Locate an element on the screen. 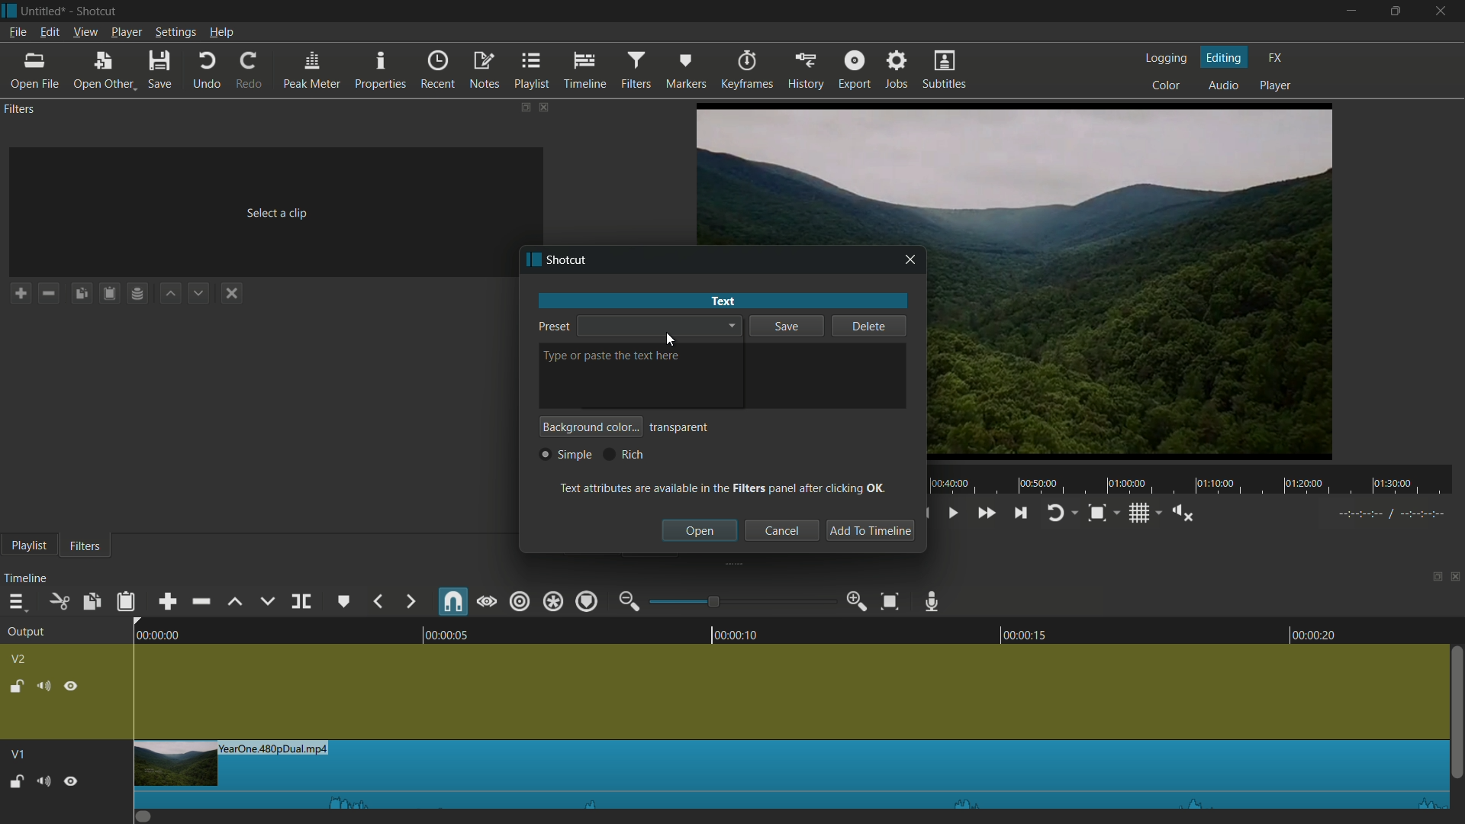 The height and width of the screenshot is (824, 1465). Pause is located at coordinates (72, 780).